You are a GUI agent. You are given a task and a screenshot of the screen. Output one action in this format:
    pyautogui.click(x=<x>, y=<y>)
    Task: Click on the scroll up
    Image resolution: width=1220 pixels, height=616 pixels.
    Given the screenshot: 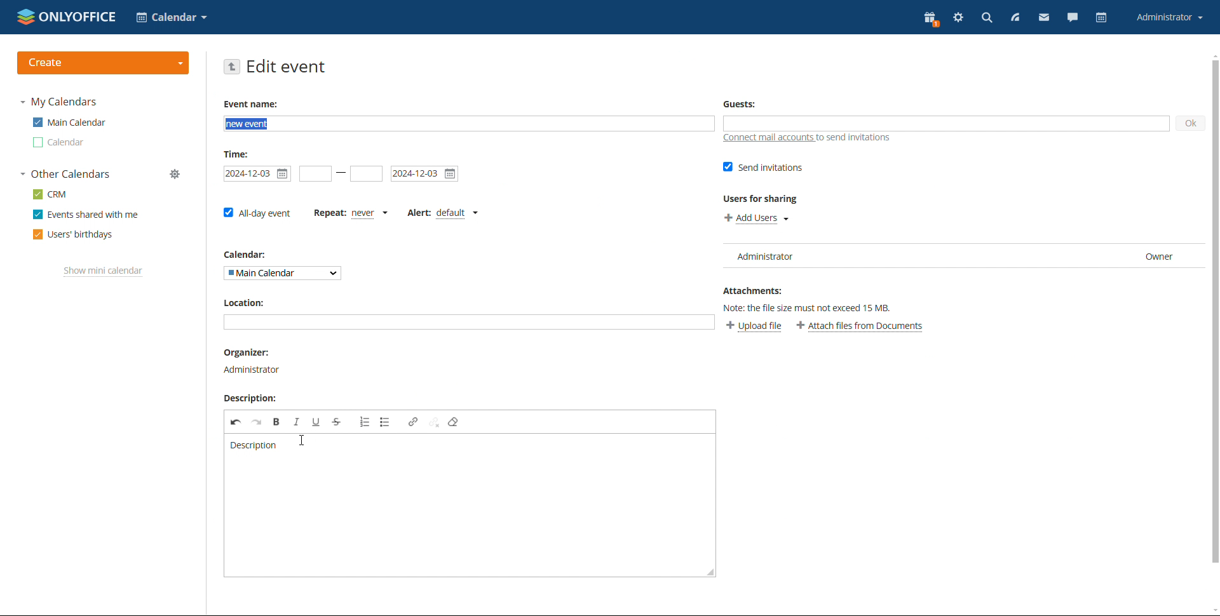 What is the action you would take?
    pyautogui.click(x=1212, y=57)
    